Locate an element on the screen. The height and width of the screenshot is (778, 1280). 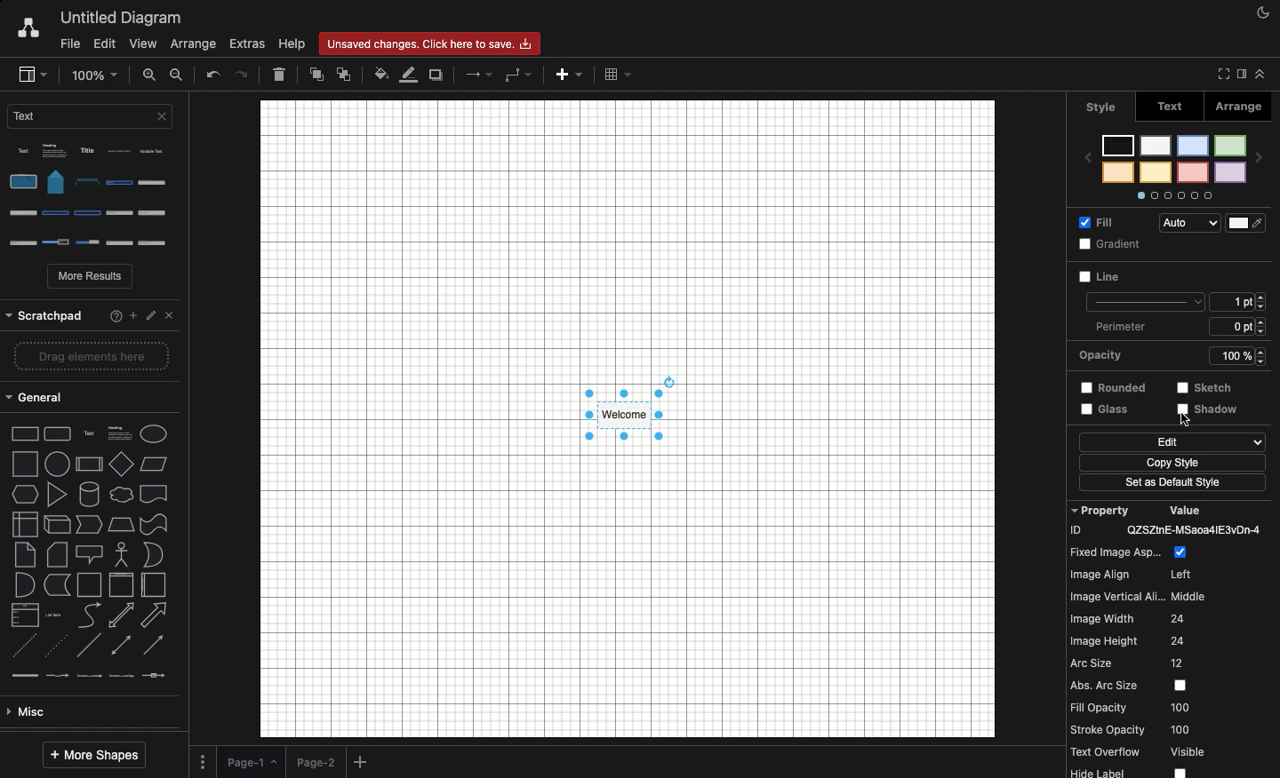
Property value is located at coordinates (1173, 637).